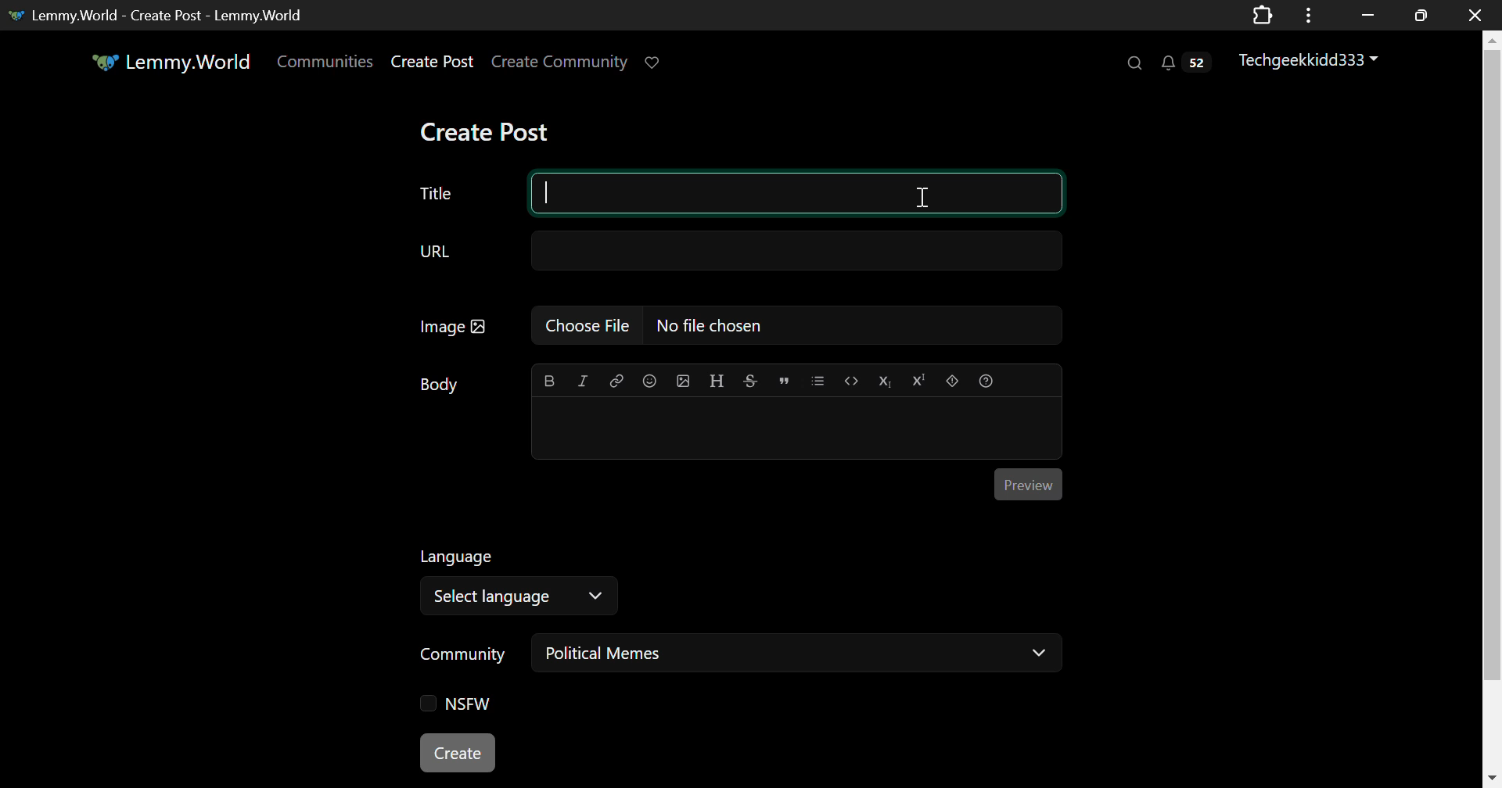 This screenshot has height=788, width=1502. Describe the element at coordinates (656, 61) in the screenshot. I see `Donate to Lemmy` at that location.